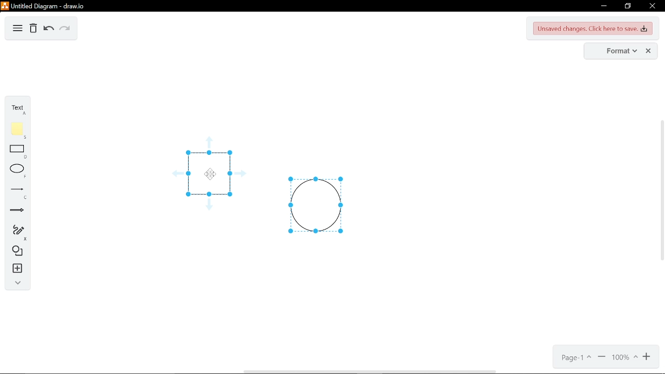 The height and width of the screenshot is (374, 665). Describe the element at coordinates (661, 191) in the screenshot. I see `vertical scrollbar` at that location.